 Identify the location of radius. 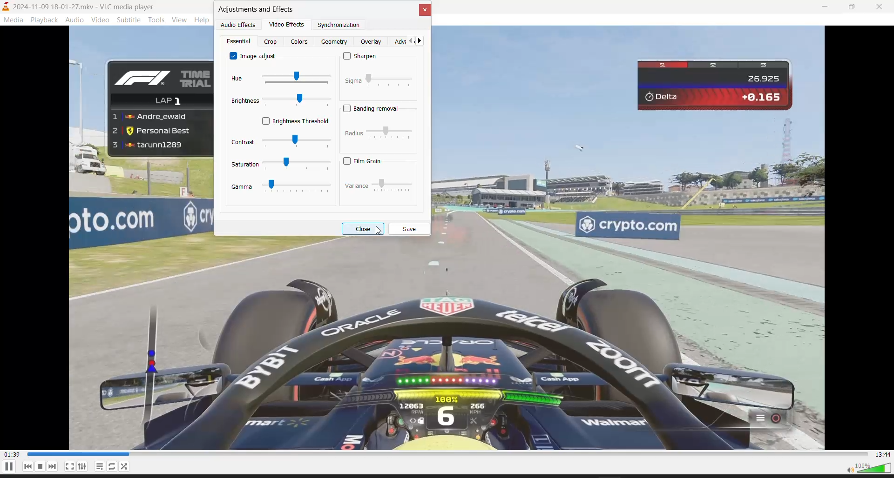
(378, 135).